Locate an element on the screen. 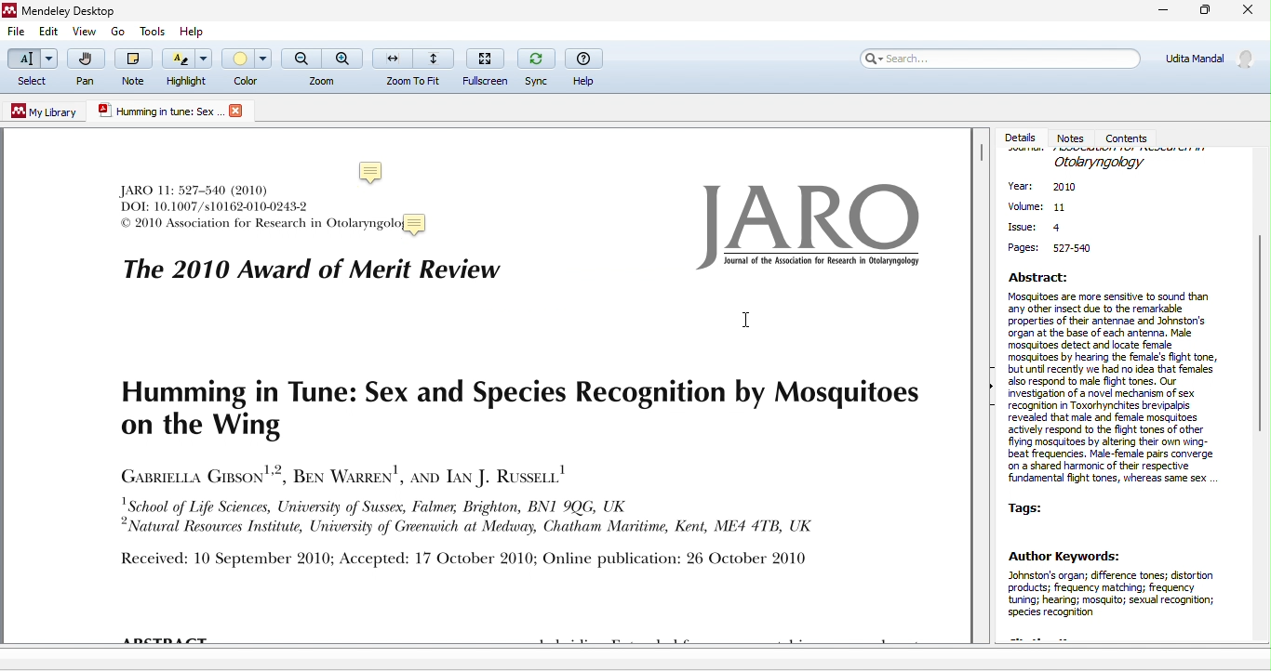  go is located at coordinates (116, 31).